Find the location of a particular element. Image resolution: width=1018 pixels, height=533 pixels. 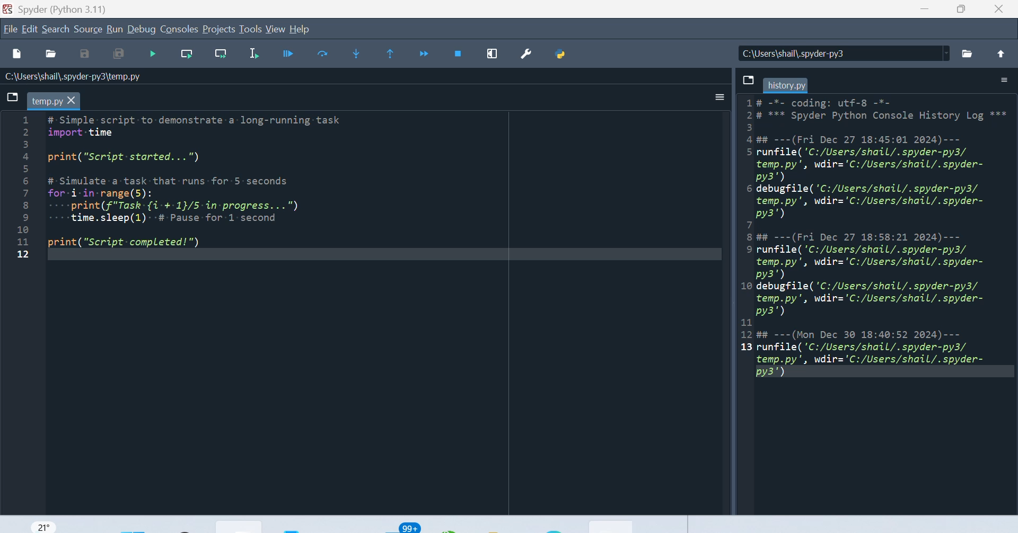

Preferences is located at coordinates (529, 53).